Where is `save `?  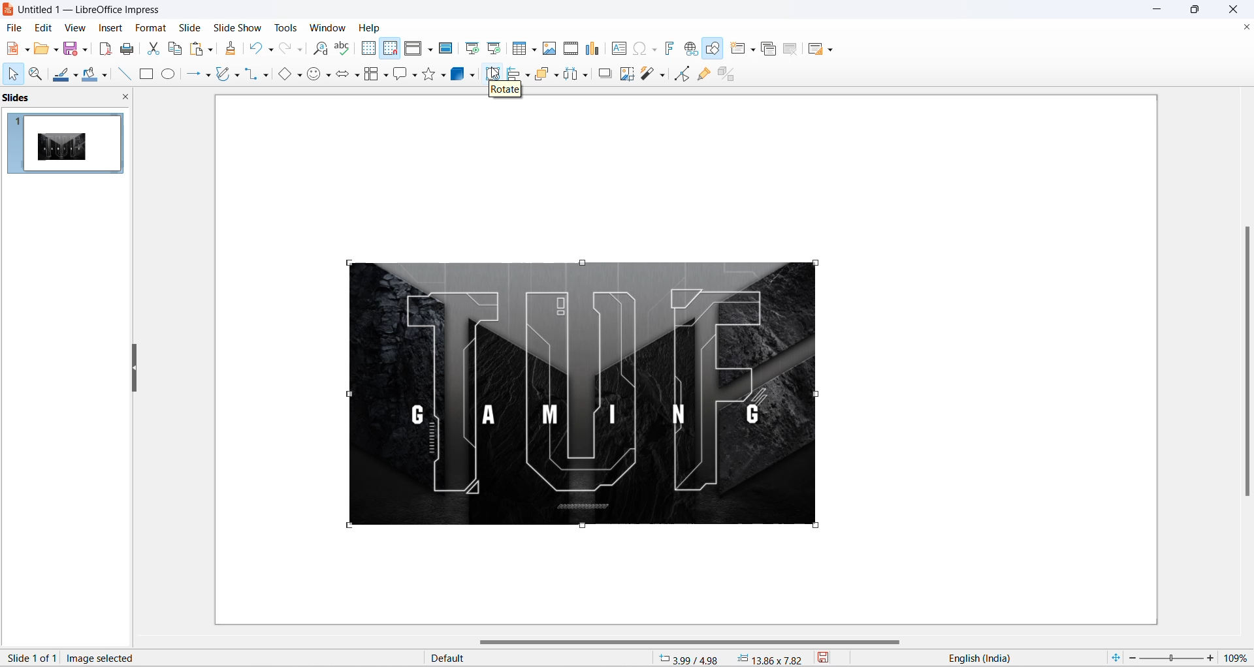
save  is located at coordinates (71, 50).